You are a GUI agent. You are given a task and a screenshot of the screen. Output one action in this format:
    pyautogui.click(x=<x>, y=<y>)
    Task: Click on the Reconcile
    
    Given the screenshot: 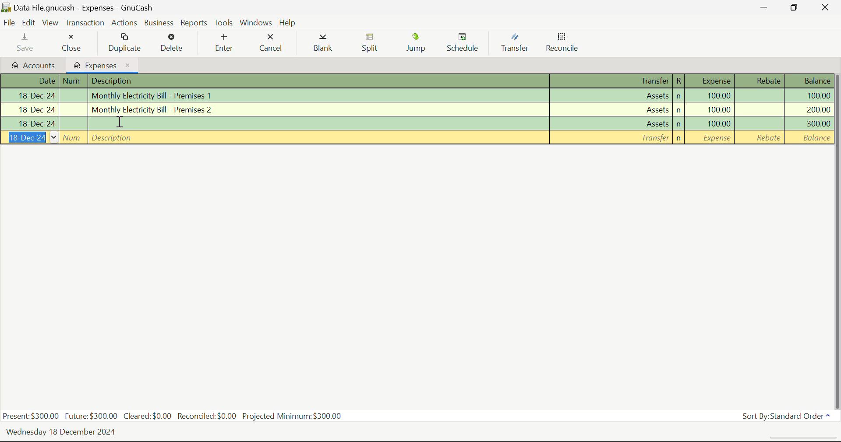 What is the action you would take?
    pyautogui.click(x=566, y=44)
    